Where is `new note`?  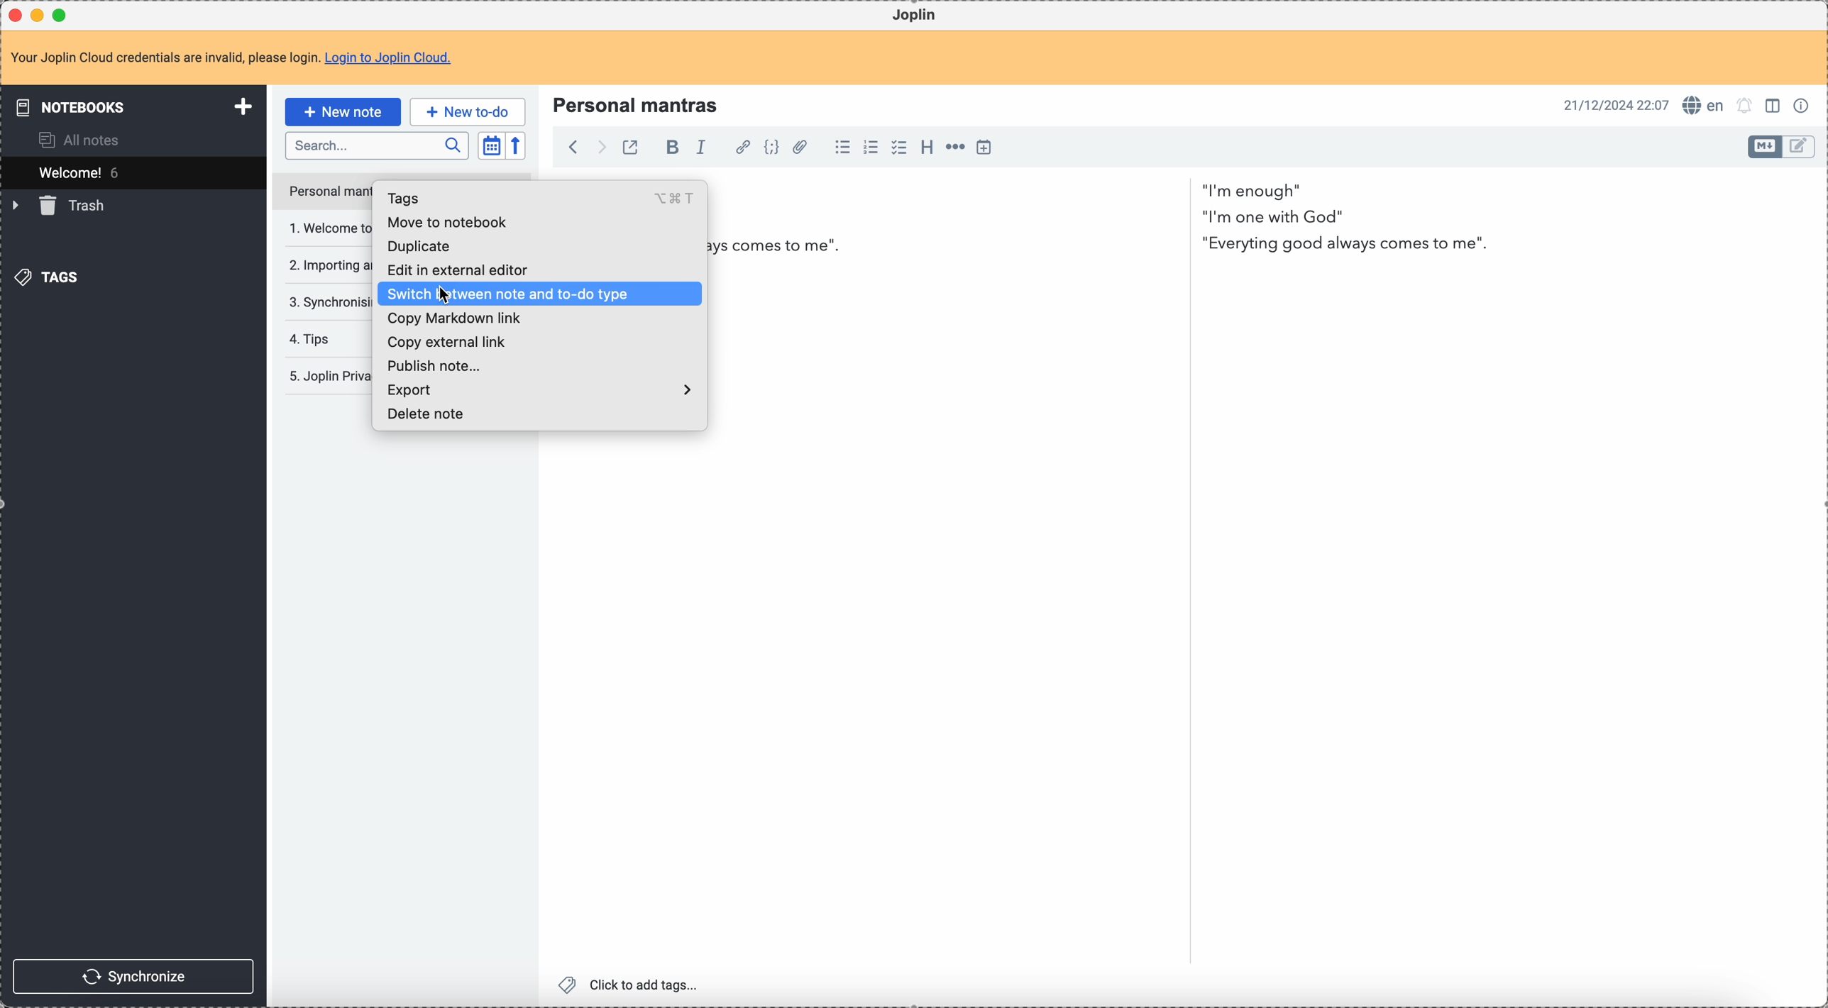
new note is located at coordinates (341, 111).